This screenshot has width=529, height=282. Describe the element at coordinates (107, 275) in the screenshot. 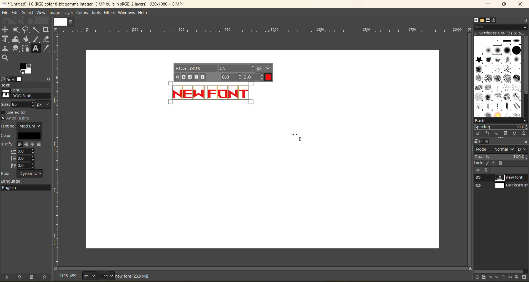

I see `zoom` at that location.